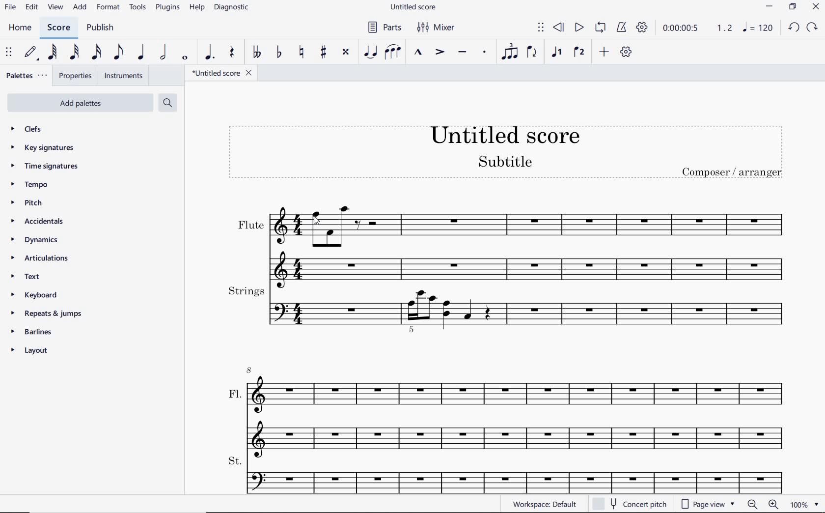  I want to click on articulations, so click(40, 258).